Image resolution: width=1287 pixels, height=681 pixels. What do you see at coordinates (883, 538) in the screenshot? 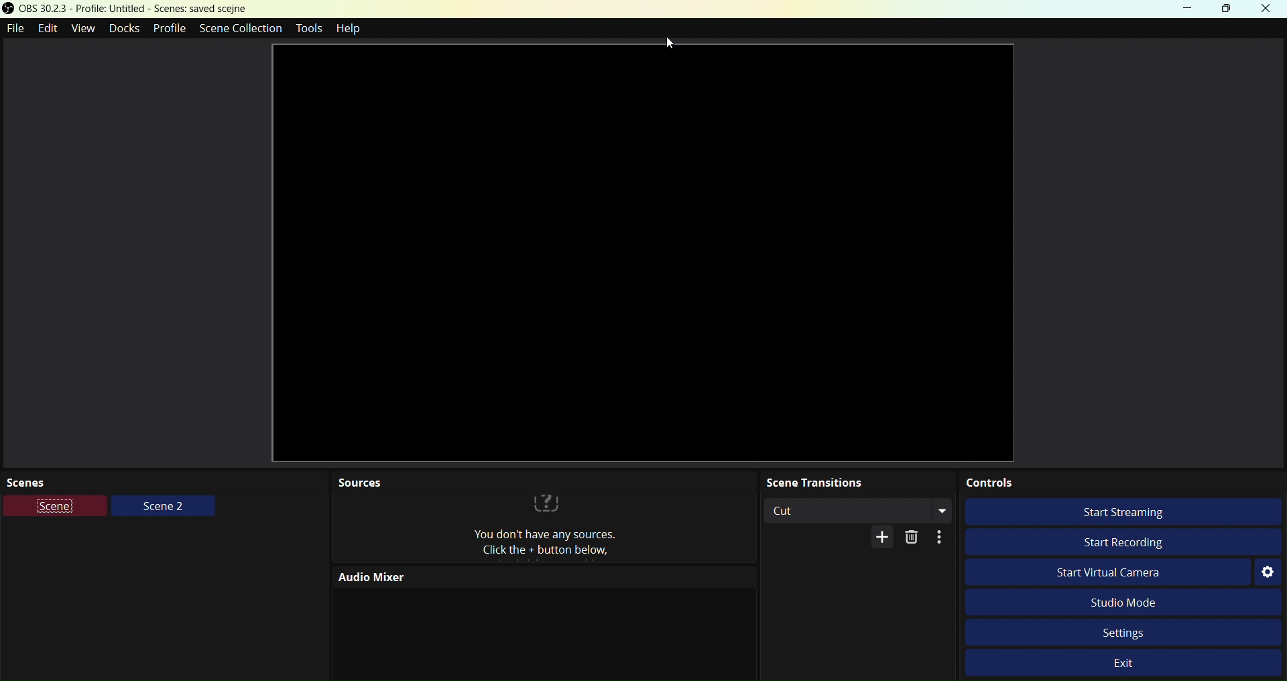
I see `More` at bounding box center [883, 538].